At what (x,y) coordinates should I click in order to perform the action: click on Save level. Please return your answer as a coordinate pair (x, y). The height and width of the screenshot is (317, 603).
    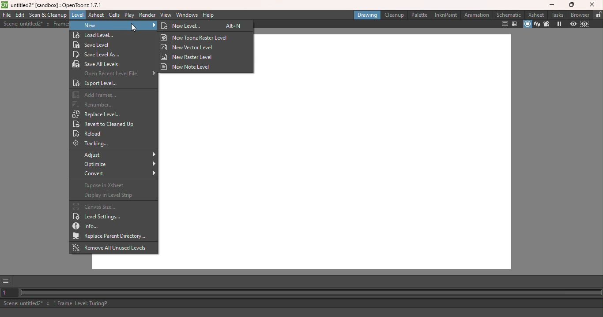
    Looking at the image, I should click on (97, 45).